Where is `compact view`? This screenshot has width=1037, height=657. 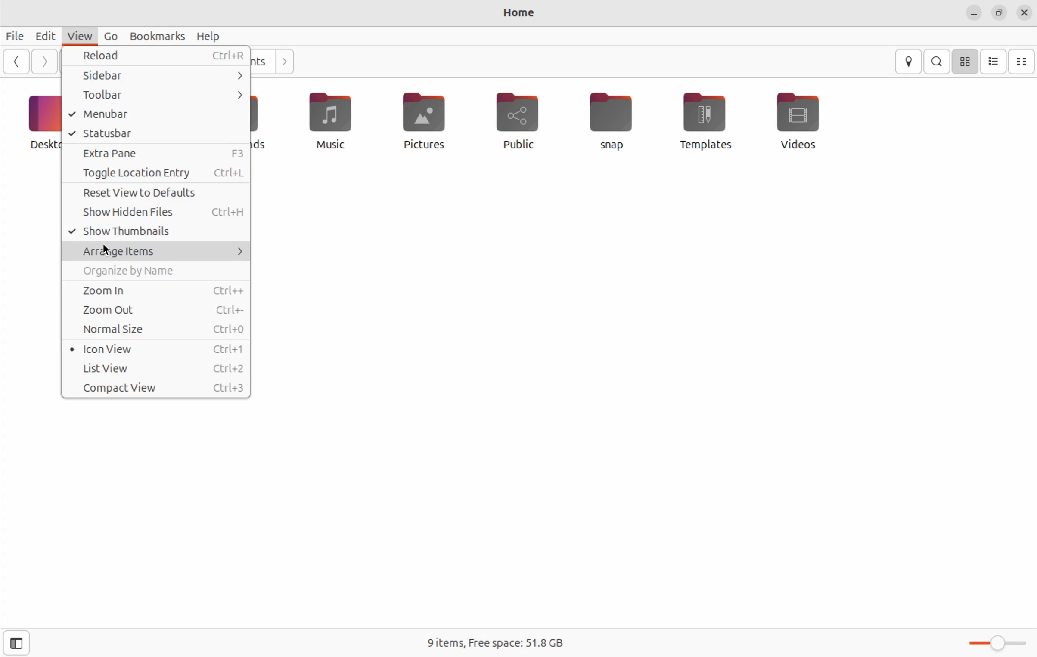 compact view is located at coordinates (157, 389).